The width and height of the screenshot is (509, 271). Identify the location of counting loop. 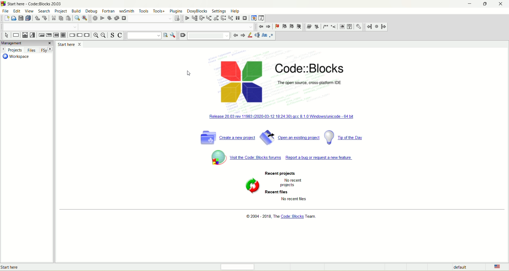
(56, 35).